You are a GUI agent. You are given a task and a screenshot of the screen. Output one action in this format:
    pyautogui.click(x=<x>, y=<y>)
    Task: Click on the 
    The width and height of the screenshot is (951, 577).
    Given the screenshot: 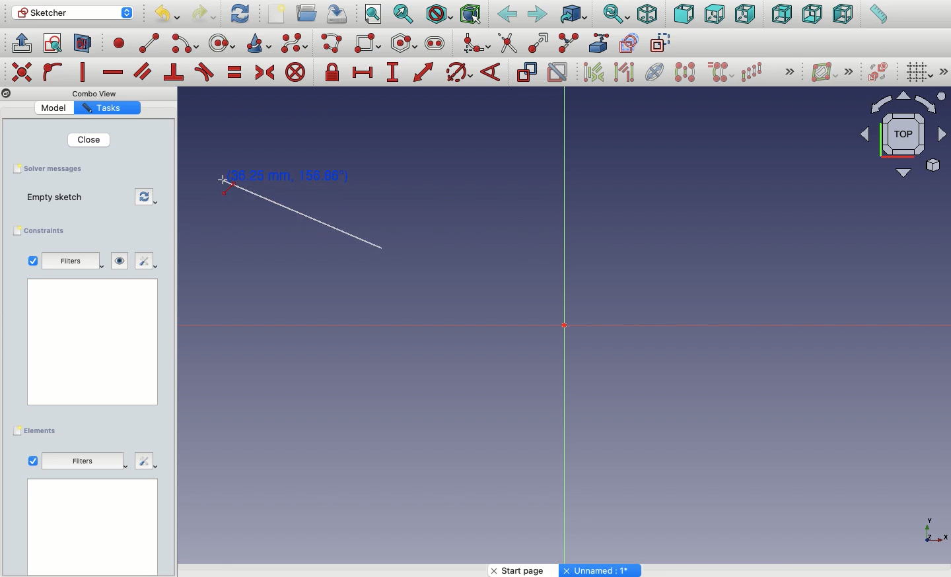 What is the action you would take?
    pyautogui.click(x=6, y=94)
    